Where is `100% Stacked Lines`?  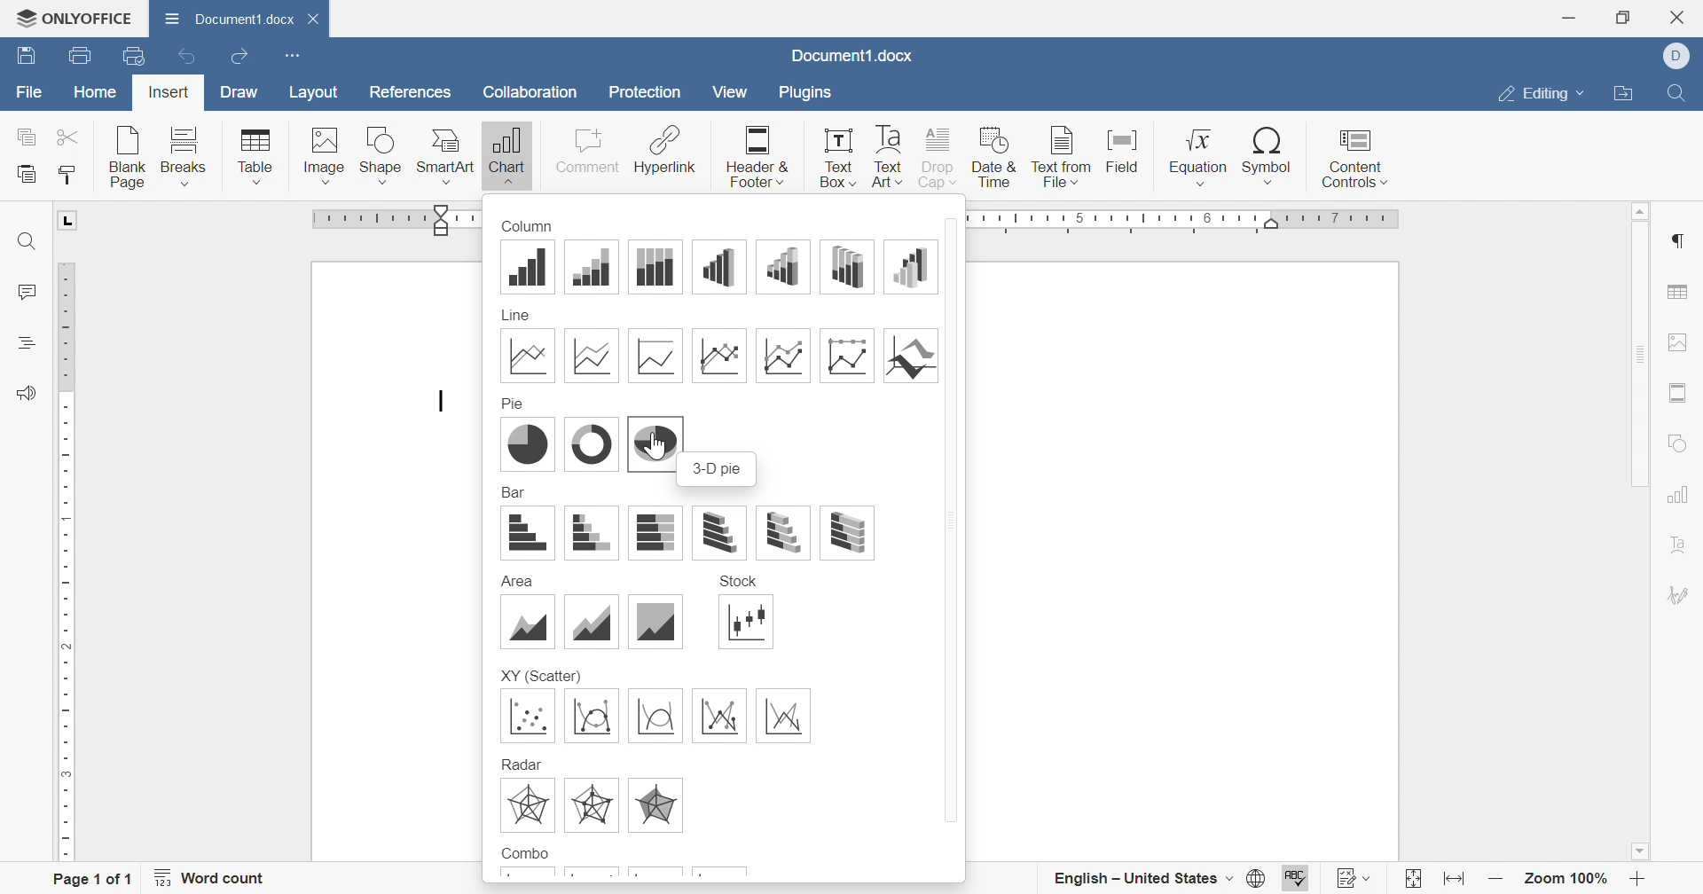
100% Stacked Lines is located at coordinates (655, 354).